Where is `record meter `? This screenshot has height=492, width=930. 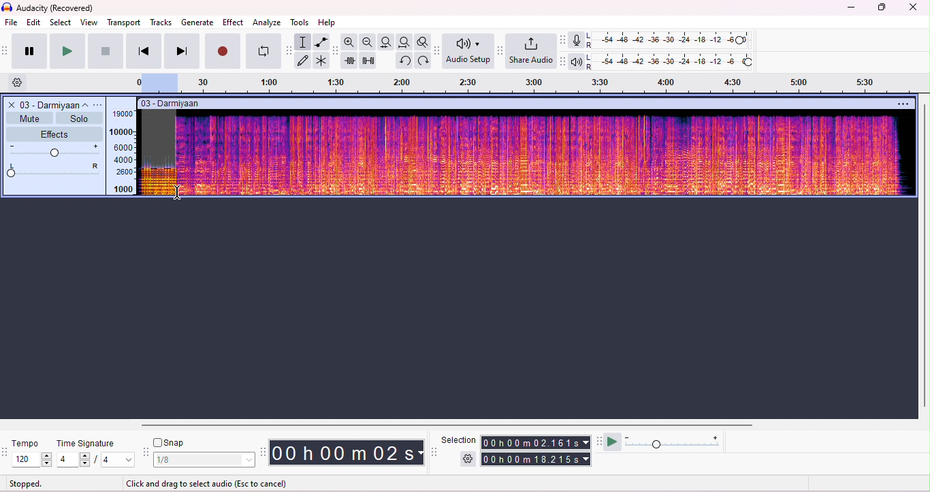 record meter  is located at coordinates (576, 40).